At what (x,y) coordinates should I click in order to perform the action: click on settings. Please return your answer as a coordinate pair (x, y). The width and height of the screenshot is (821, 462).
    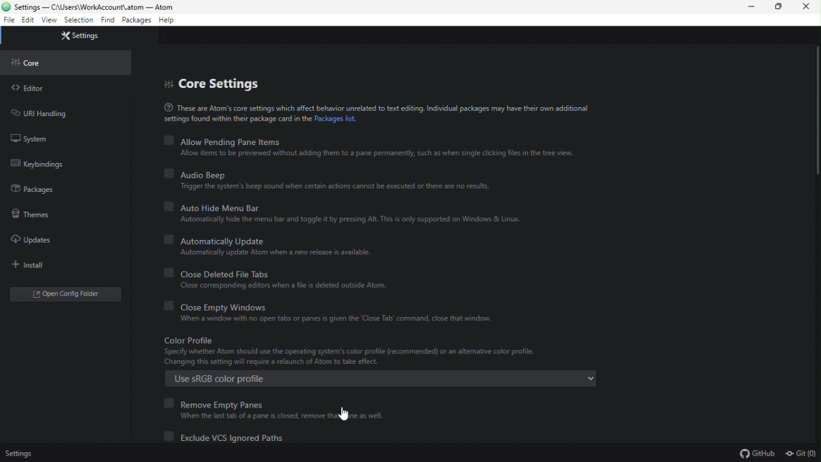
    Looking at the image, I should click on (84, 37).